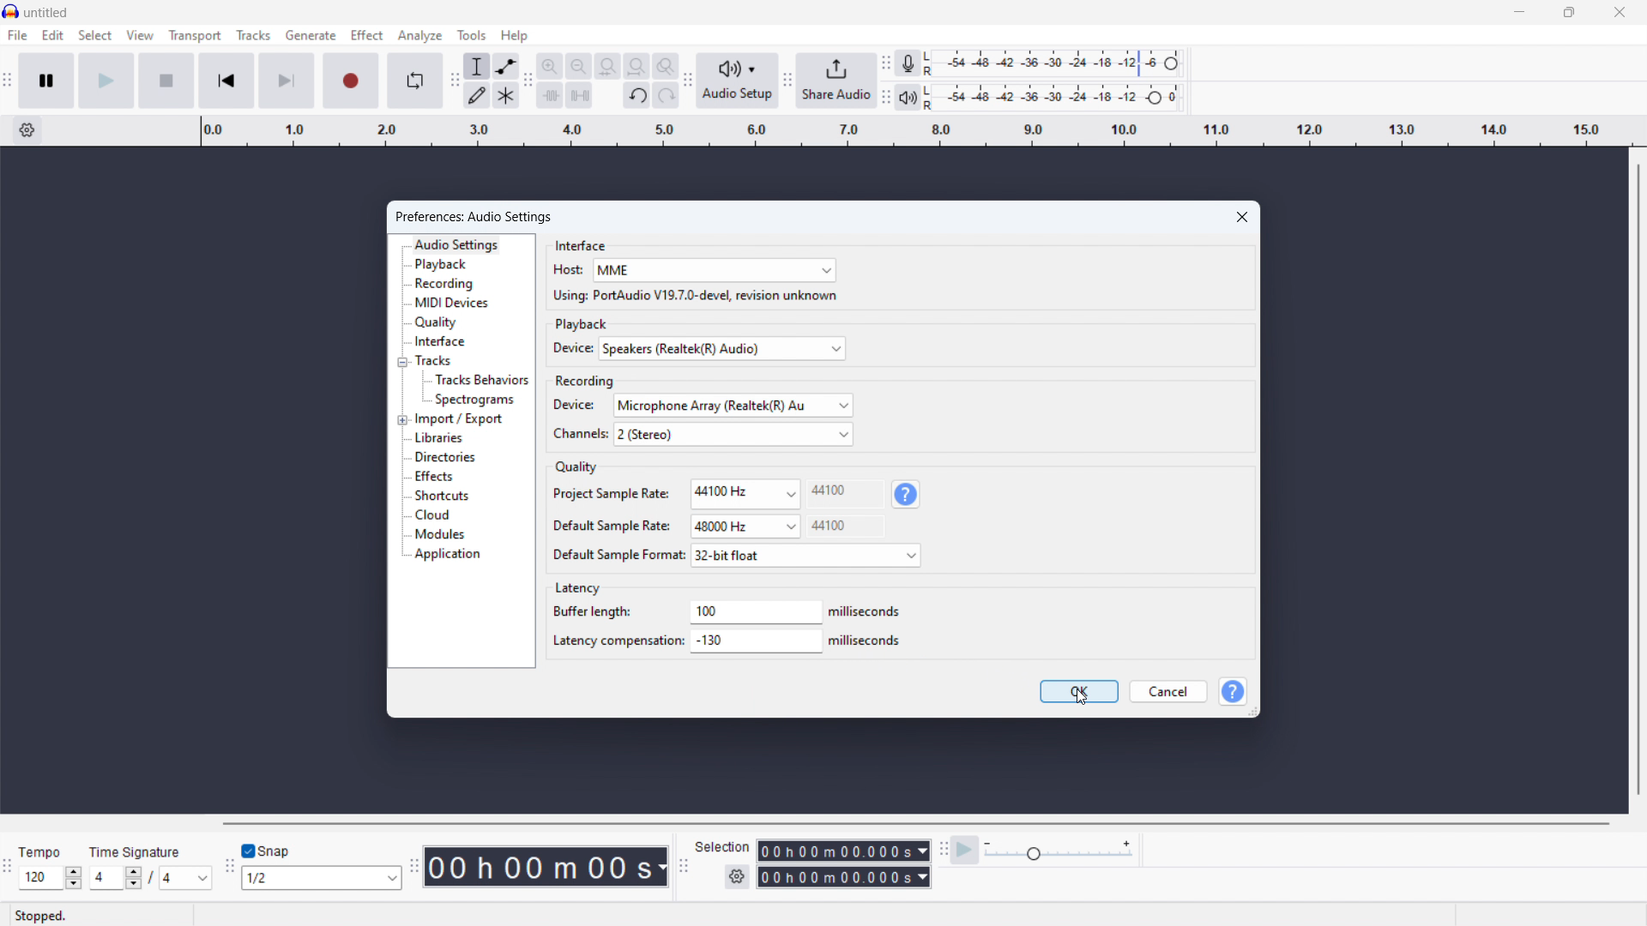 This screenshot has width=1647, height=926. I want to click on playback, so click(443, 264).